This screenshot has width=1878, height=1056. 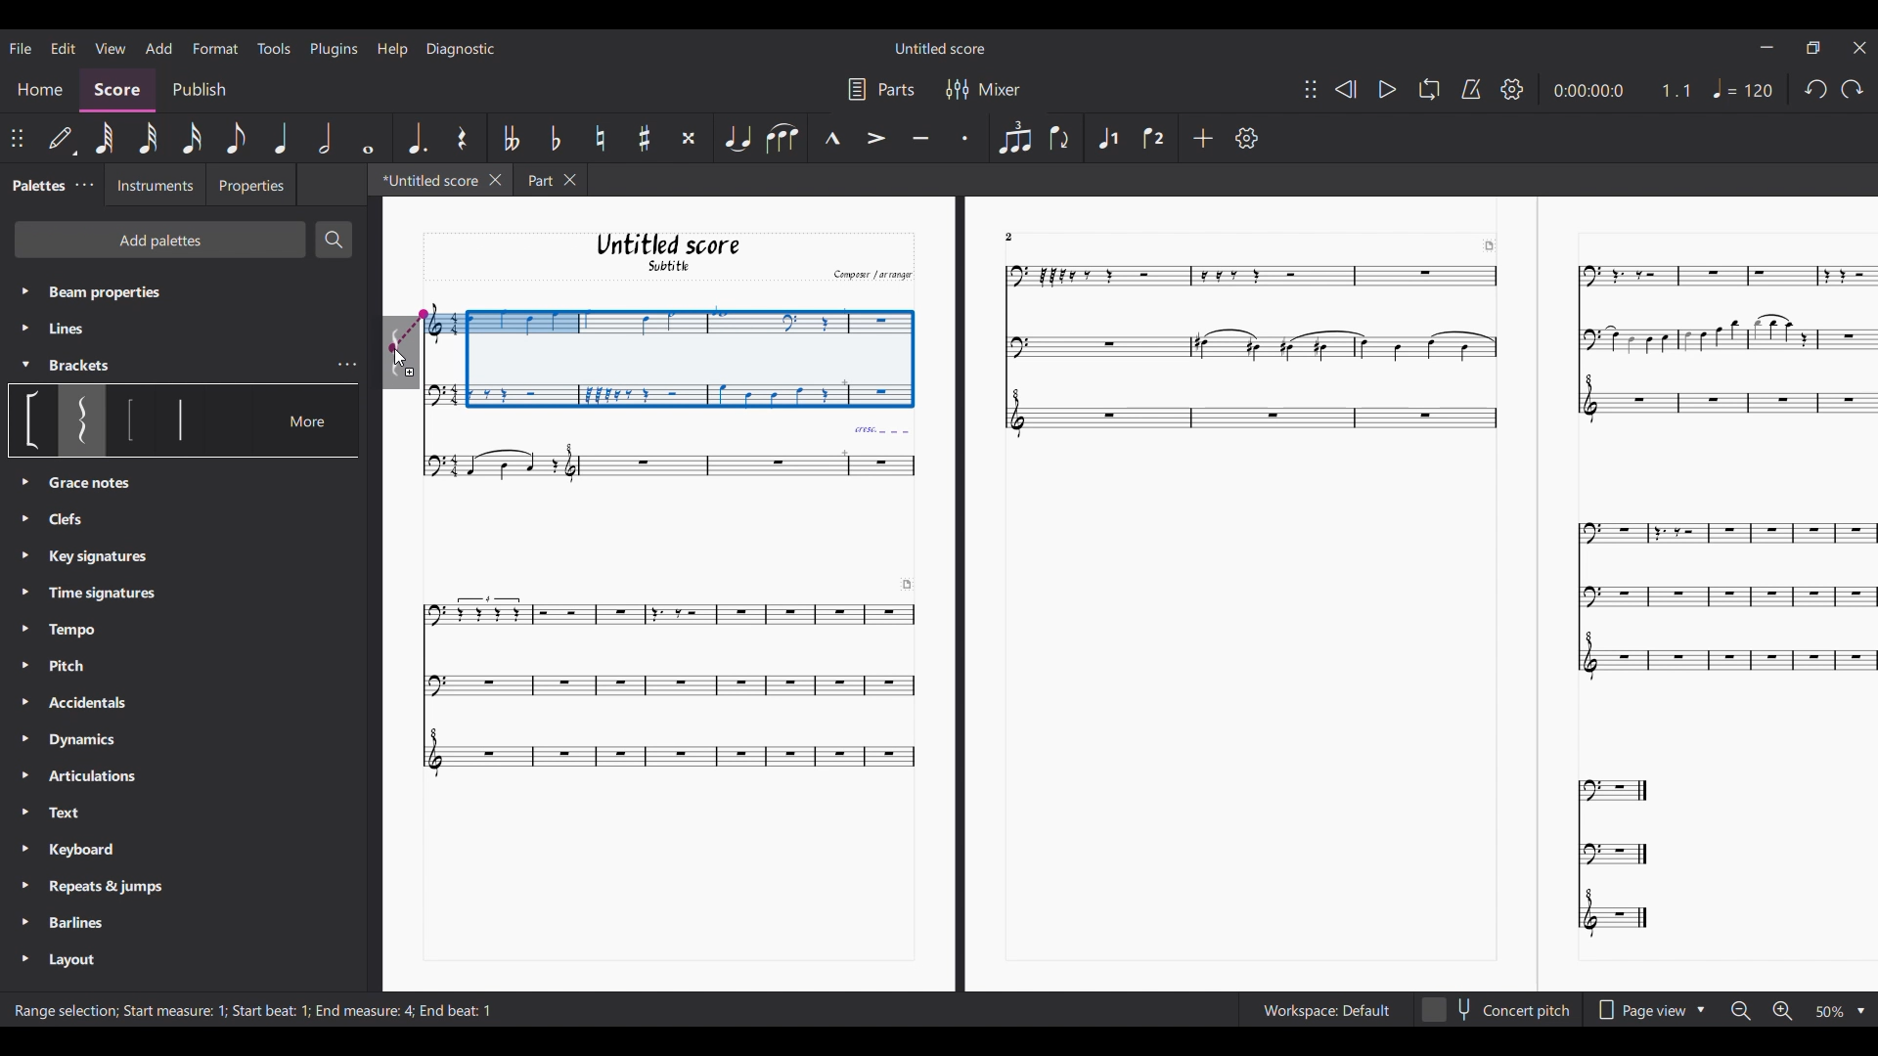 What do you see at coordinates (1704, 1008) in the screenshot?
I see `Drop down` at bounding box center [1704, 1008].